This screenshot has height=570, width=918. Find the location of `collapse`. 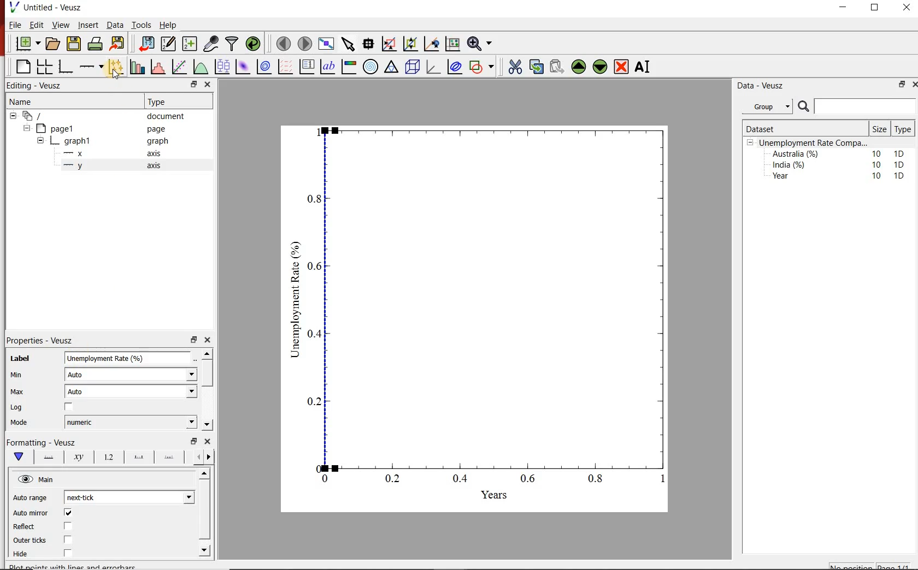

collapse is located at coordinates (40, 142).